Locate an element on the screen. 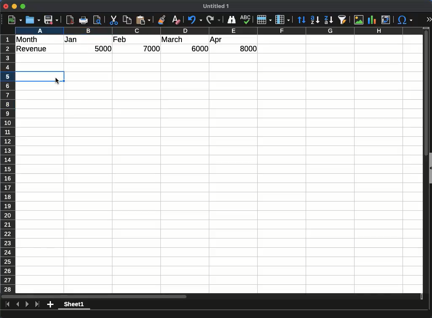 This screenshot has height=318, width=432. descending is located at coordinates (329, 20).